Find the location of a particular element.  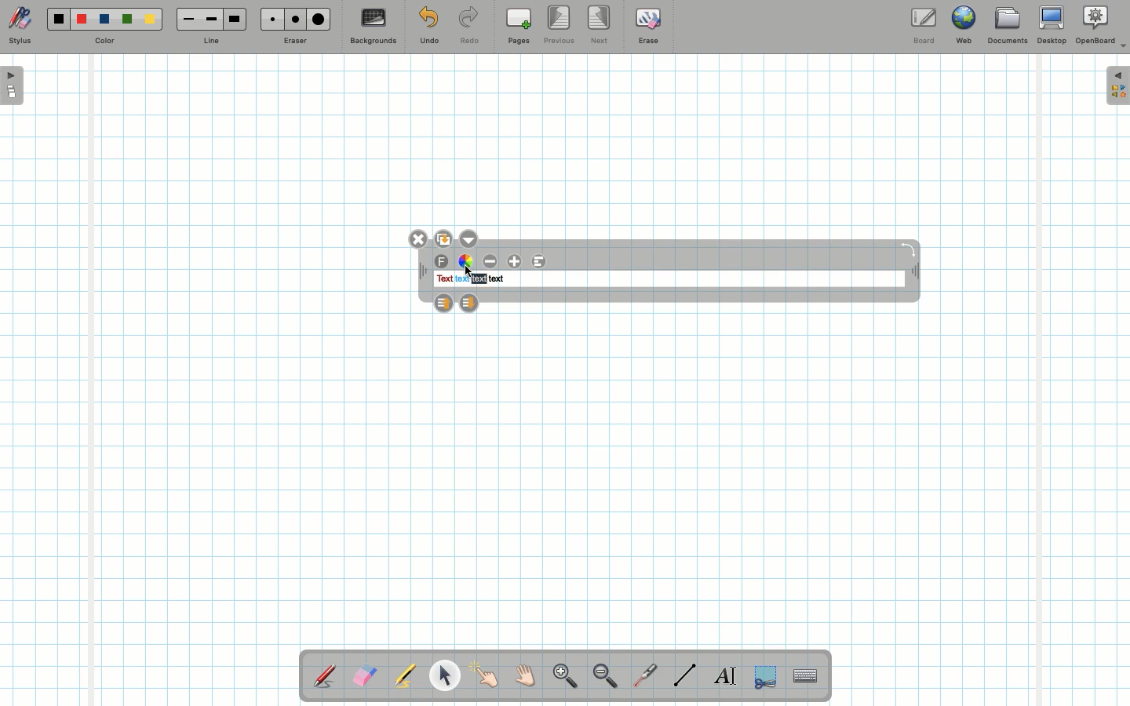

Small line is located at coordinates (186, 20).